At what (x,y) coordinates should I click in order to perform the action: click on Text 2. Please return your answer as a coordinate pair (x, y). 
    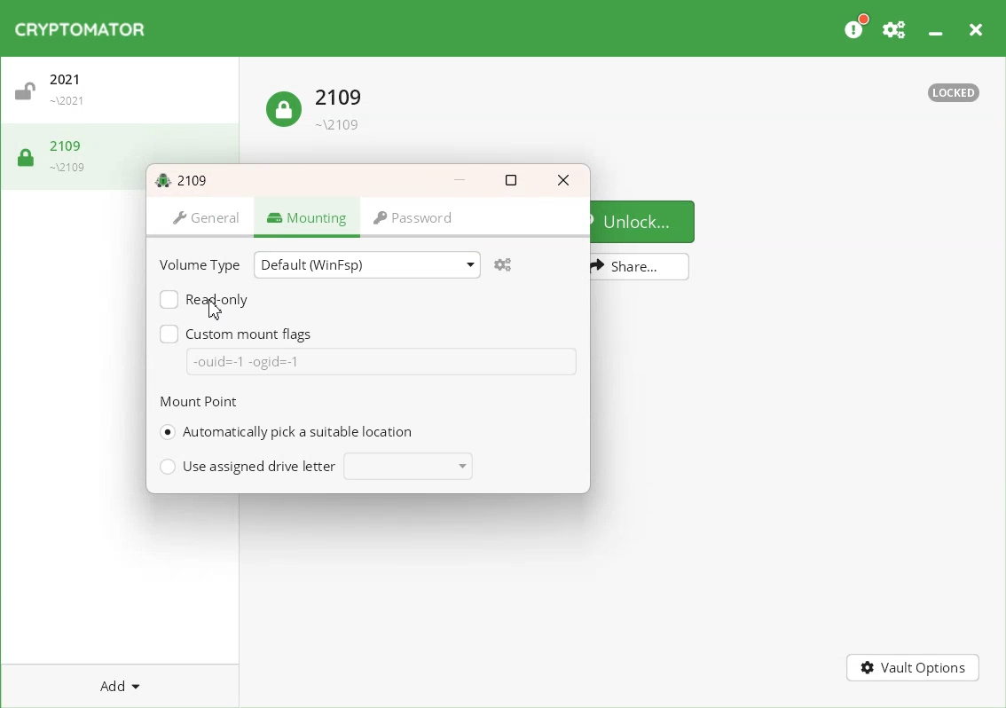
    Looking at the image, I should click on (199, 402).